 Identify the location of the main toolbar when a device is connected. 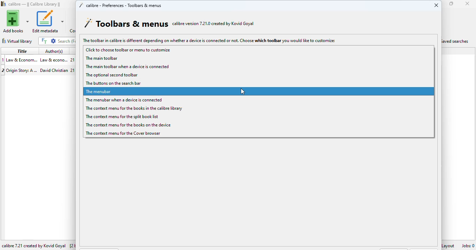
(128, 67).